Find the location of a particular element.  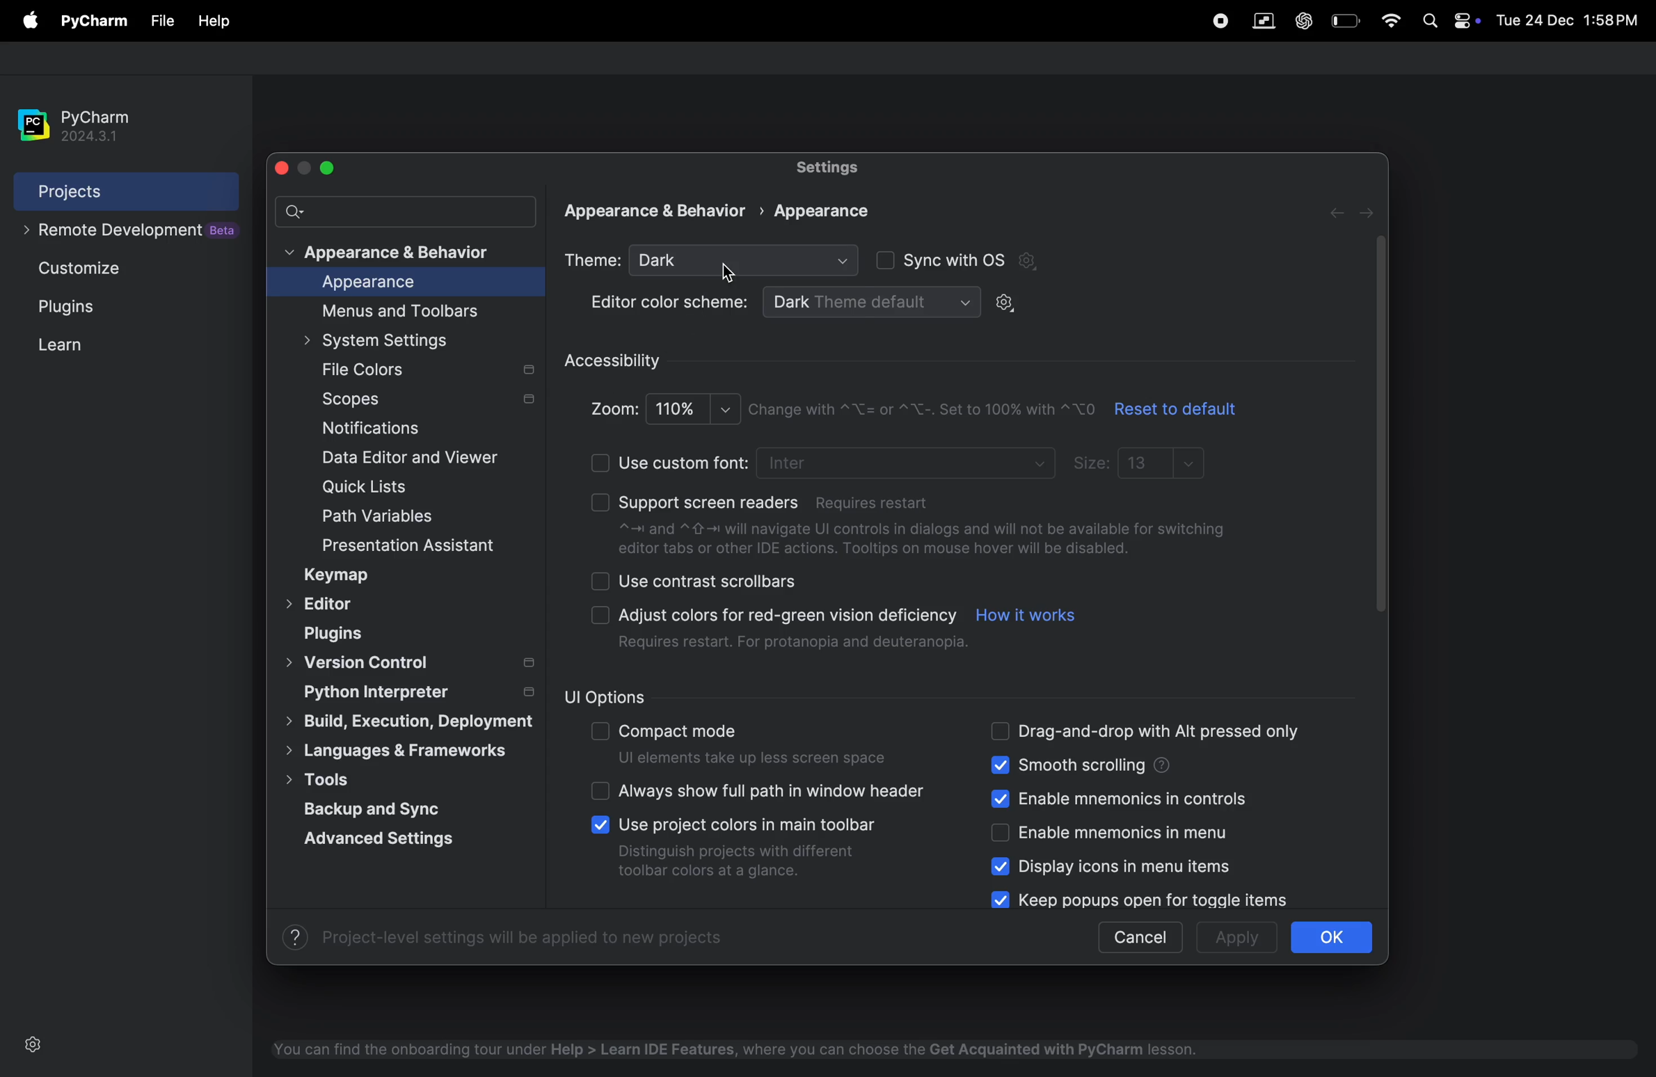

ui options is located at coordinates (608, 694).